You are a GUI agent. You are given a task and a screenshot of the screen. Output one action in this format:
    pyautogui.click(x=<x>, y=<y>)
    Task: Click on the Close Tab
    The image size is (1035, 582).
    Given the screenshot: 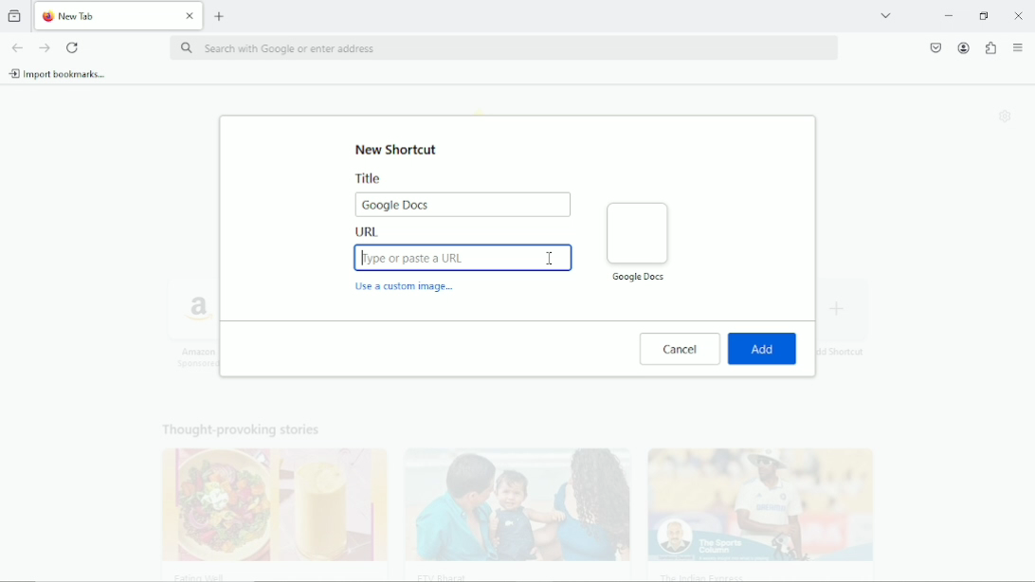 What is the action you would take?
    pyautogui.click(x=191, y=16)
    